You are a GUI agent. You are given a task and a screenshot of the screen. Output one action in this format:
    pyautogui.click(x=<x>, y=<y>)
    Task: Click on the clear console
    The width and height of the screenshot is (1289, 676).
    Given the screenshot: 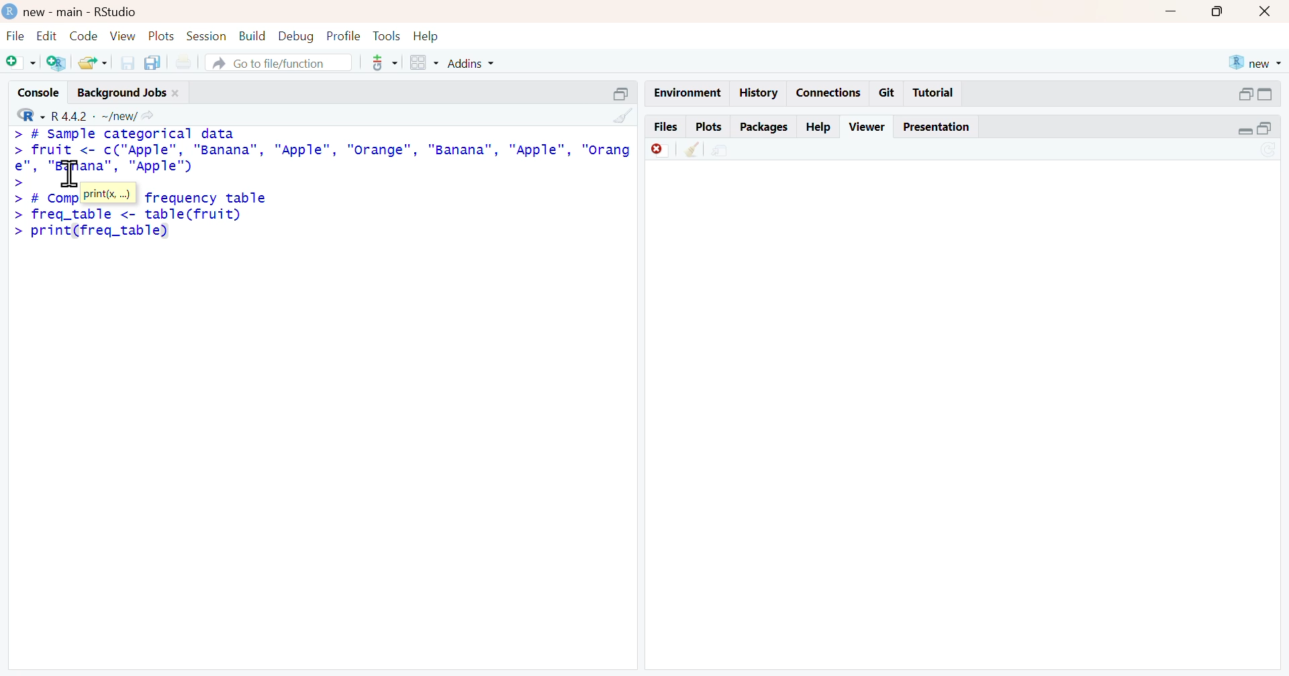 What is the action you would take?
    pyautogui.click(x=622, y=117)
    